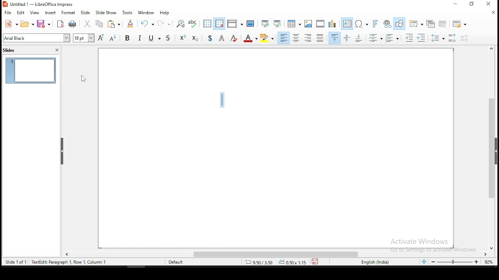 This screenshot has height=280, width=499. Describe the element at coordinates (335, 38) in the screenshot. I see `Space below paragraph` at that location.